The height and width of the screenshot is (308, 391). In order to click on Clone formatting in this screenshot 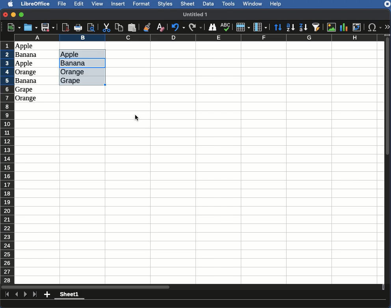, I will do `click(151, 27)`.